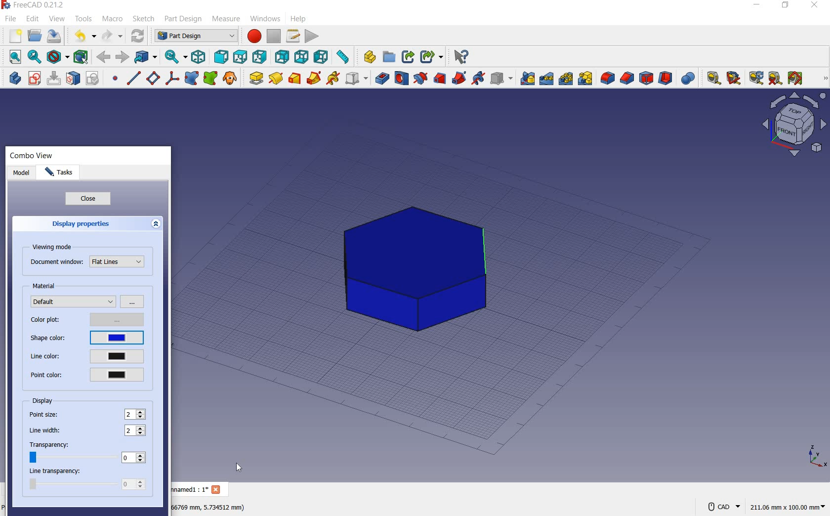 The width and height of the screenshot is (830, 516). I want to click on line transparency, so click(73, 482).